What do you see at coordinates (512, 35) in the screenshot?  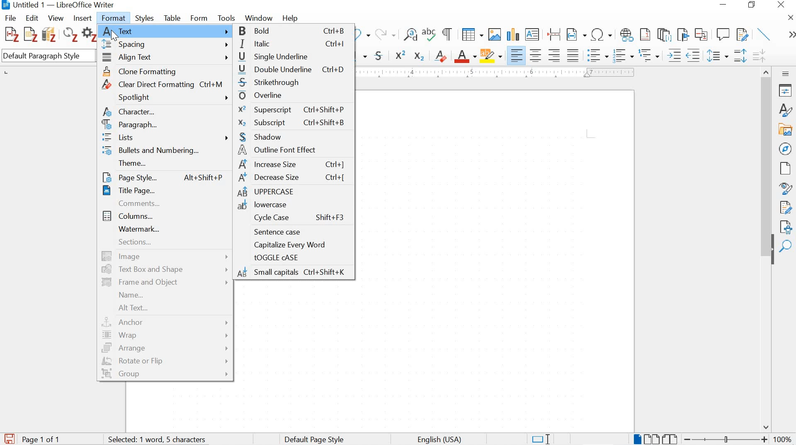 I see `insert chart` at bounding box center [512, 35].